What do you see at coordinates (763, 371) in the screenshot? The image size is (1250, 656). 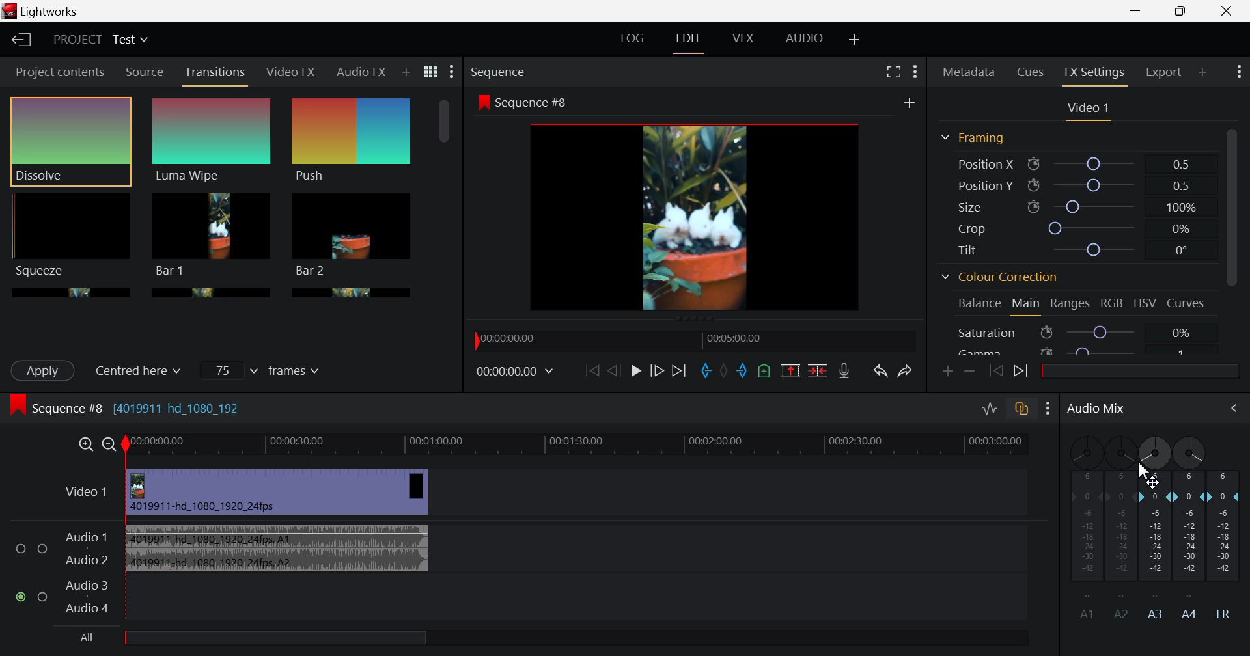 I see `Mark Cue` at bounding box center [763, 371].